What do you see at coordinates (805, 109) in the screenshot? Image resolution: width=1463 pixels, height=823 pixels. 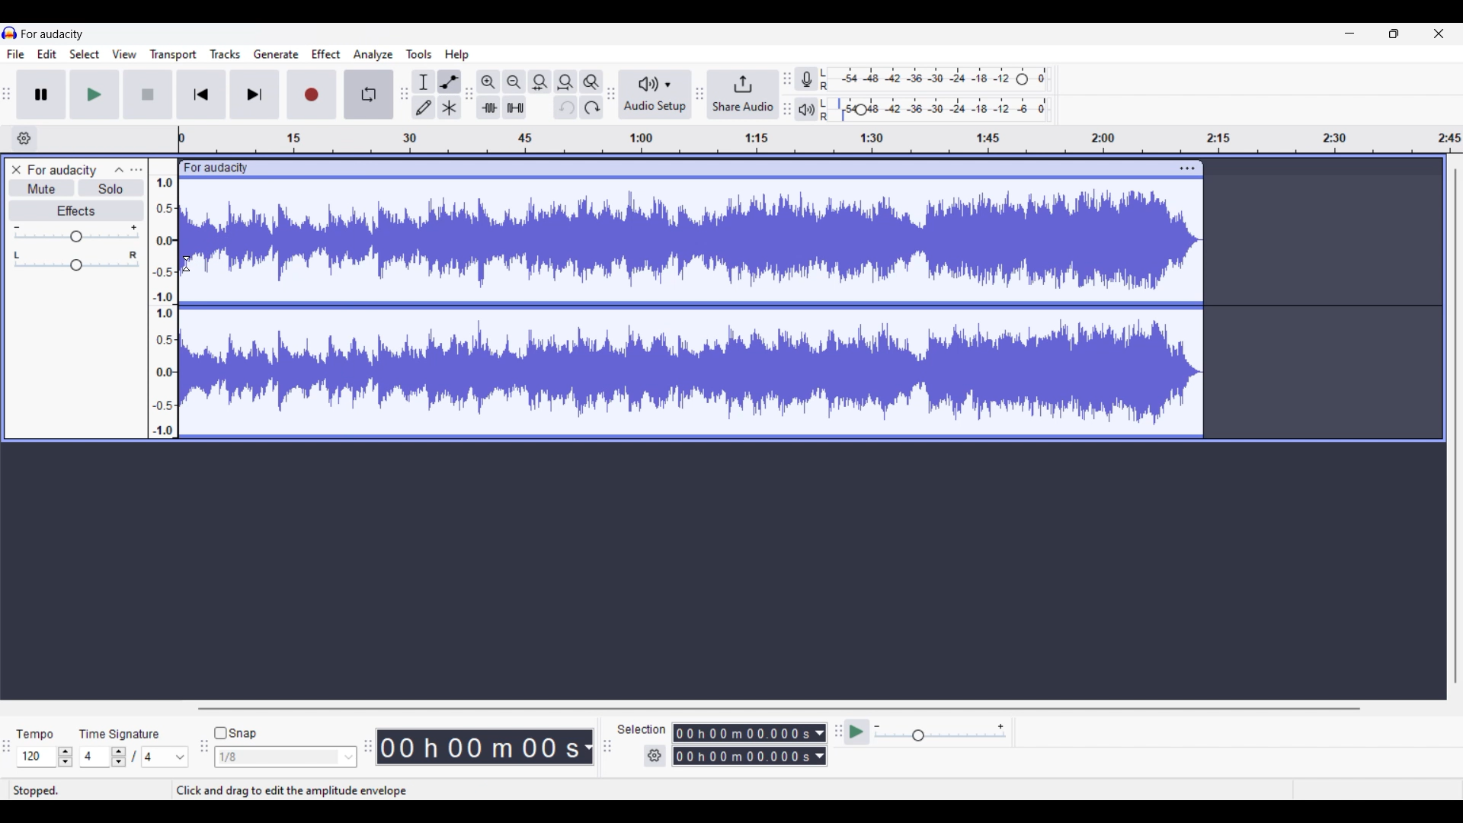 I see `Playback meter` at bounding box center [805, 109].